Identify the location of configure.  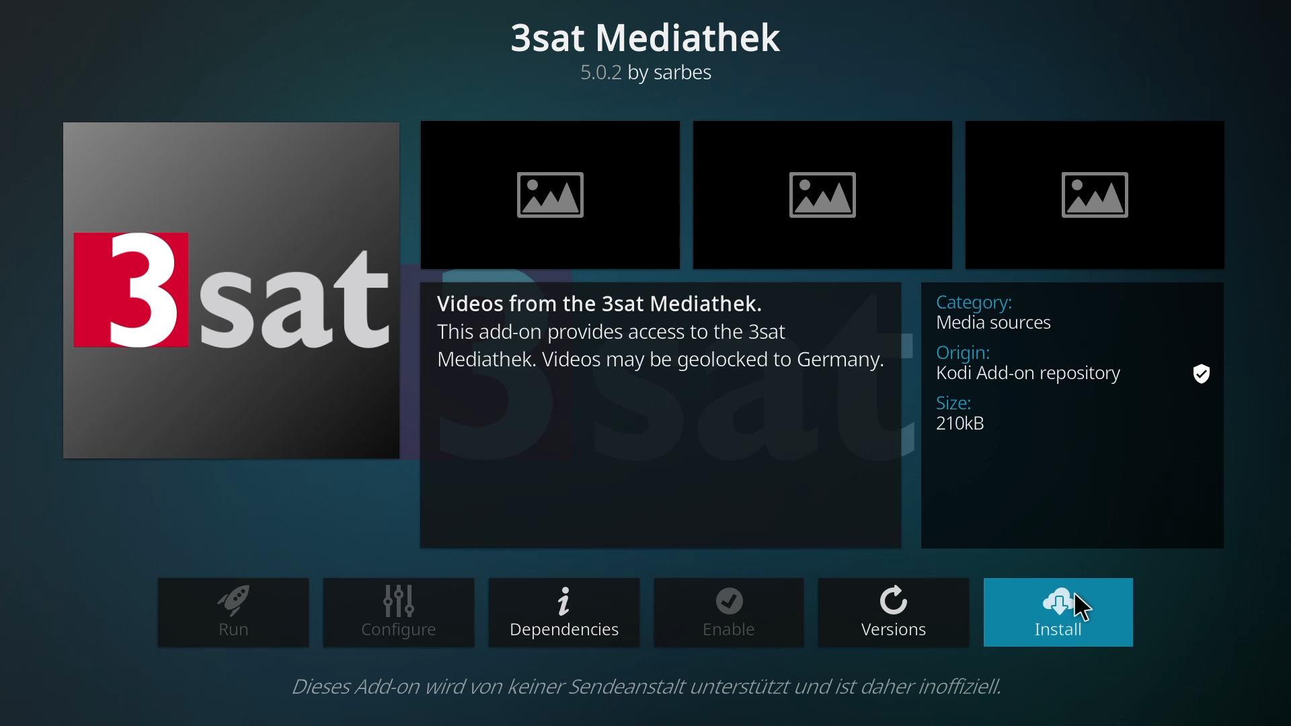
(403, 612).